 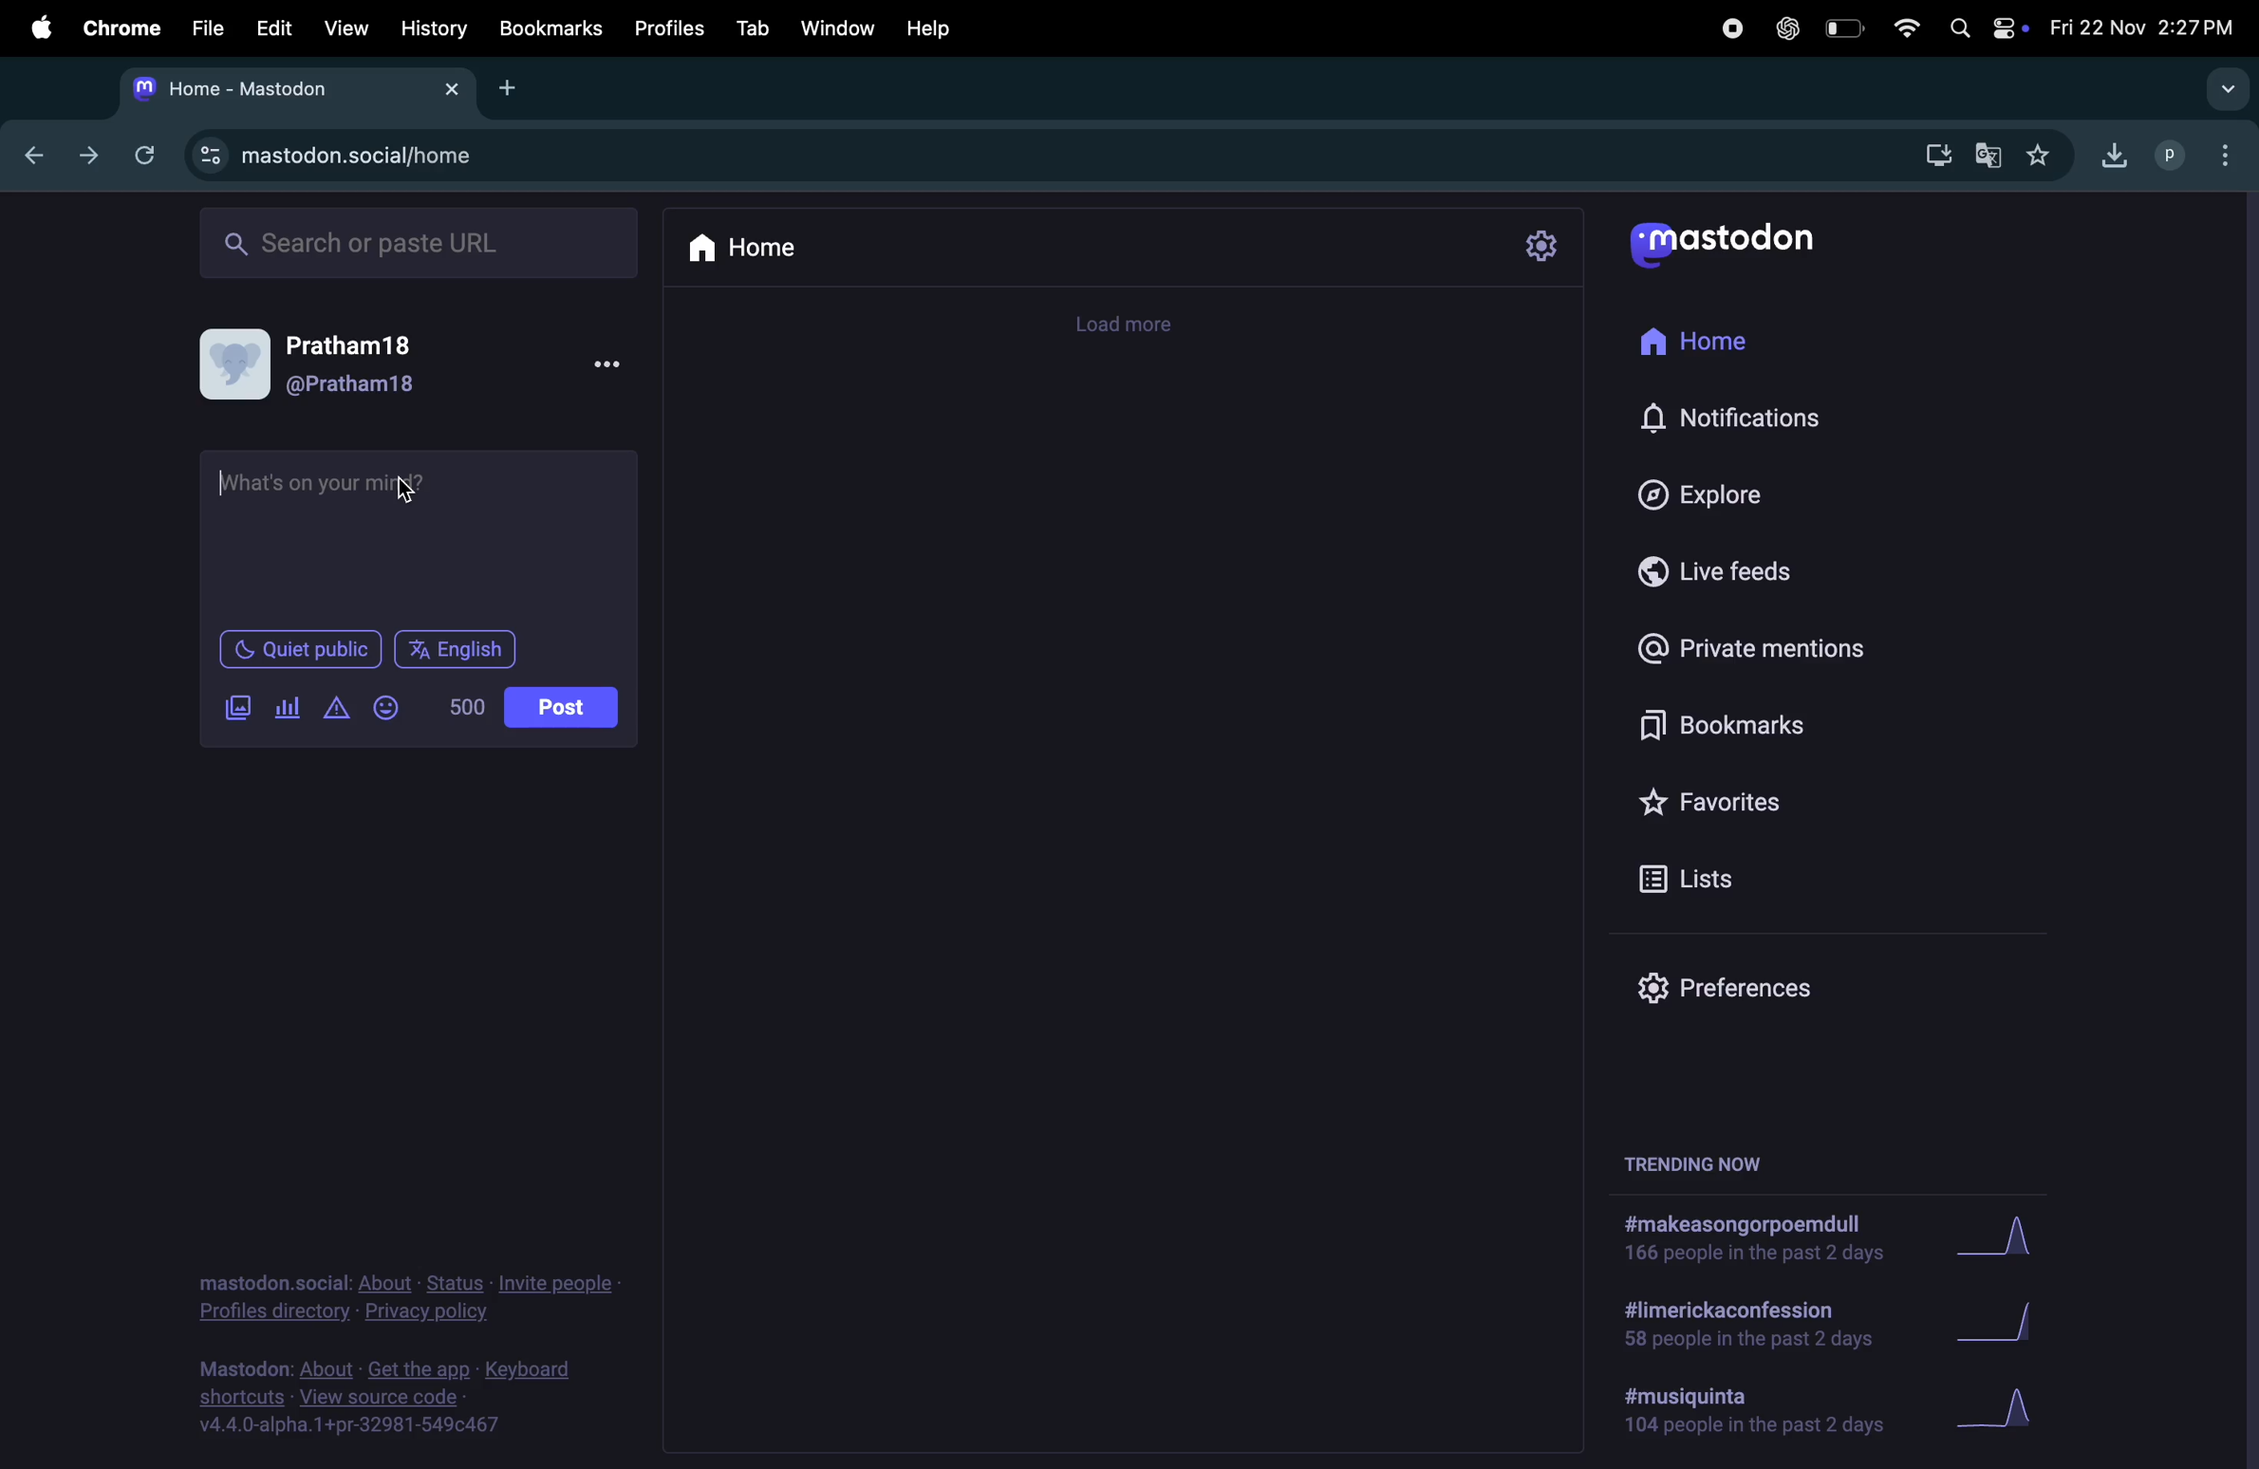 What do you see at coordinates (763, 247) in the screenshot?
I see `home` at bounding box center [763, 247].